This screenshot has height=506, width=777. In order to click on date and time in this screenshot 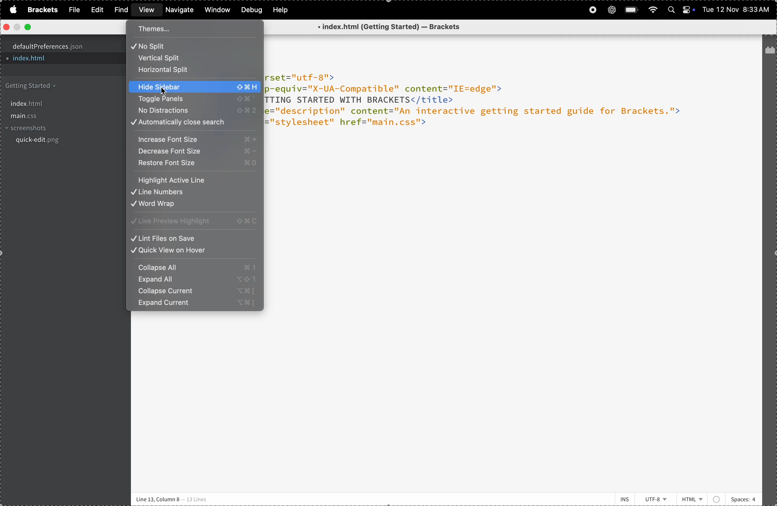, I will do `click(737, 10)`.